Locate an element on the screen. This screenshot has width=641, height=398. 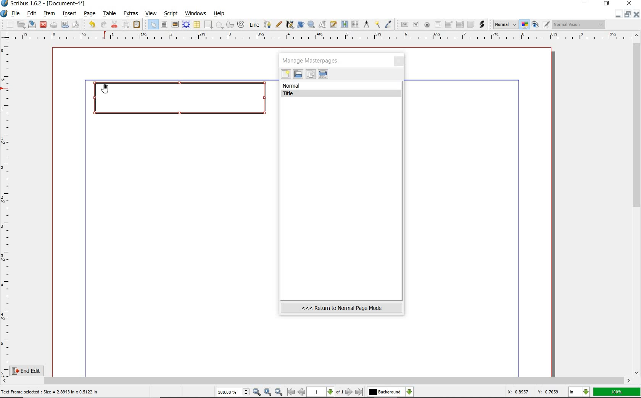
rotate item is located at coordinates (300, 25).